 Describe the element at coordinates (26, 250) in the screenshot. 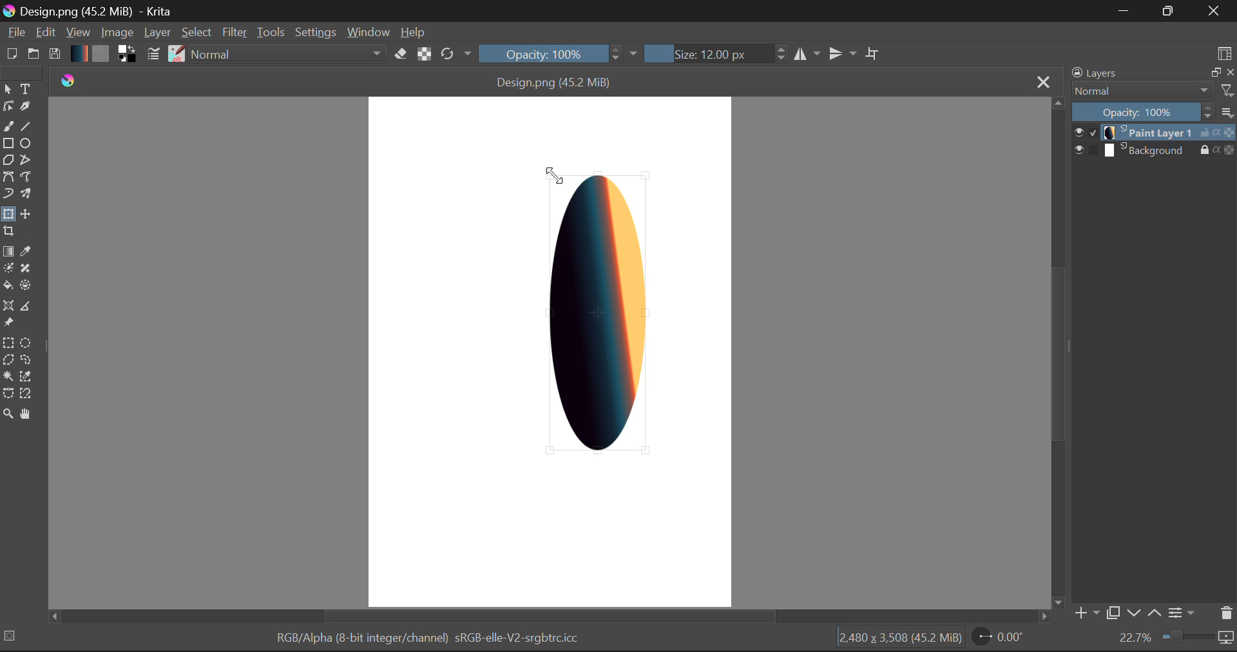

I see `Eyedropper` at that location.